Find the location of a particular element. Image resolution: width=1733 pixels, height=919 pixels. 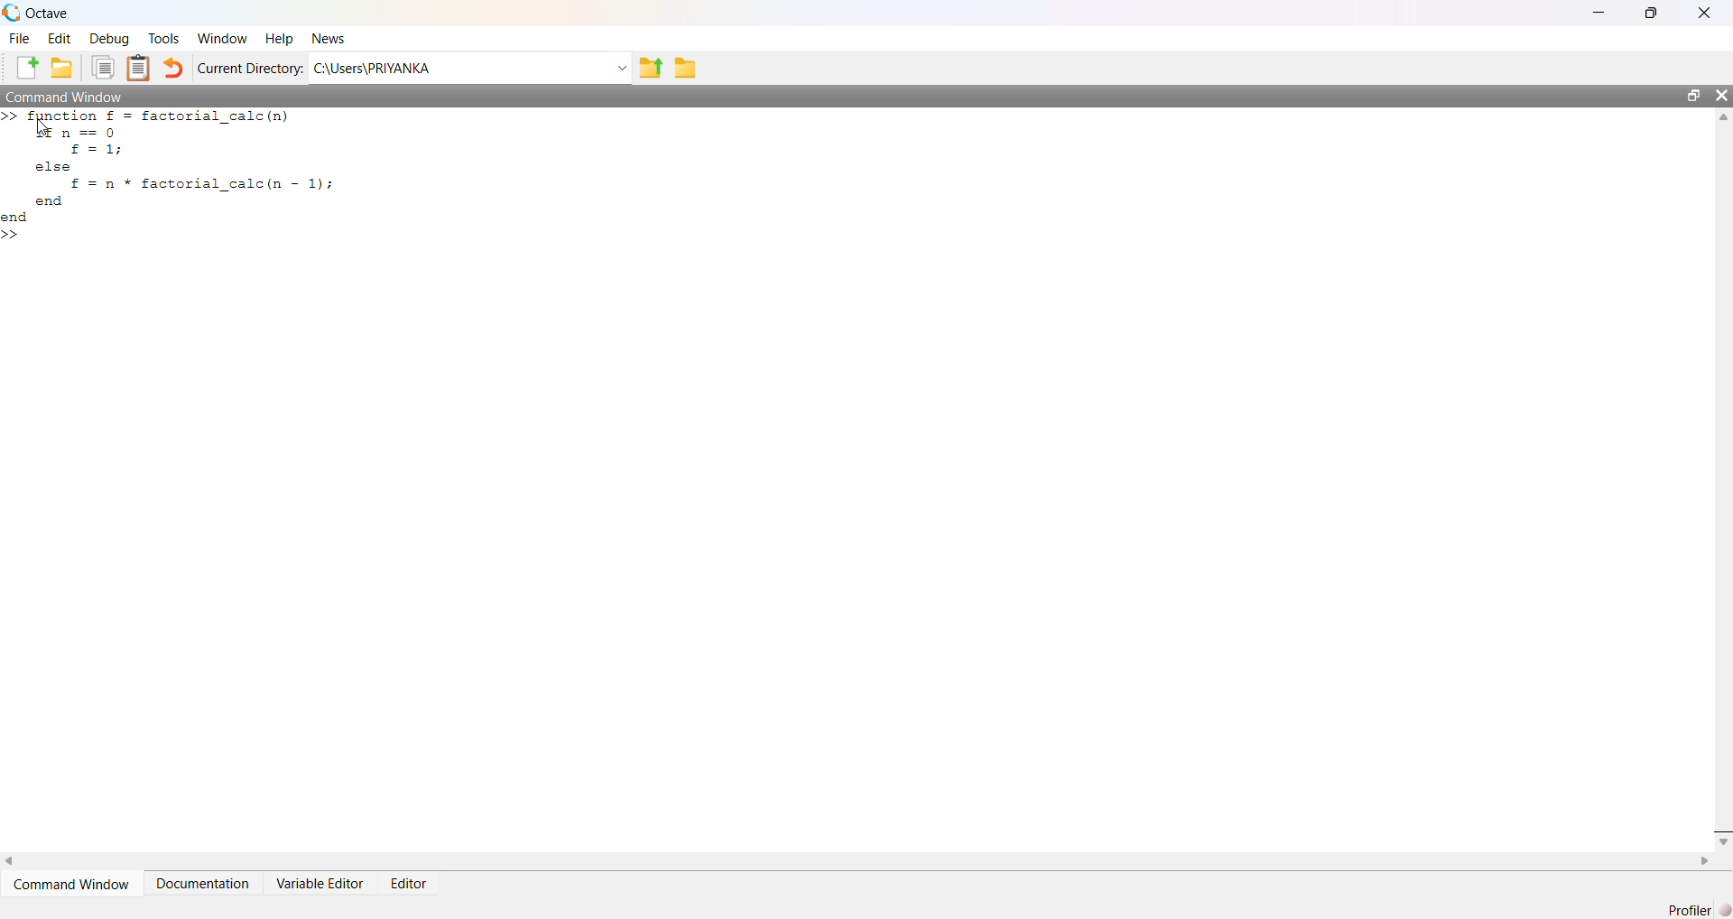

Current Directory: is located at coordinates (253, 70).